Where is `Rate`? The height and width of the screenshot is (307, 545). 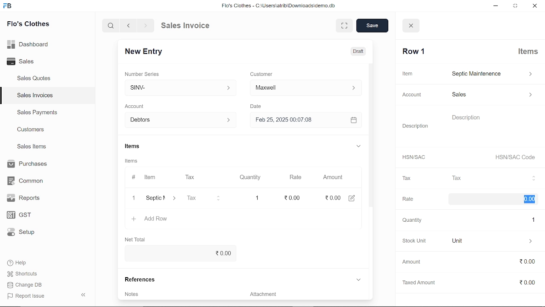 Rate is located at coordinates (406, 198).